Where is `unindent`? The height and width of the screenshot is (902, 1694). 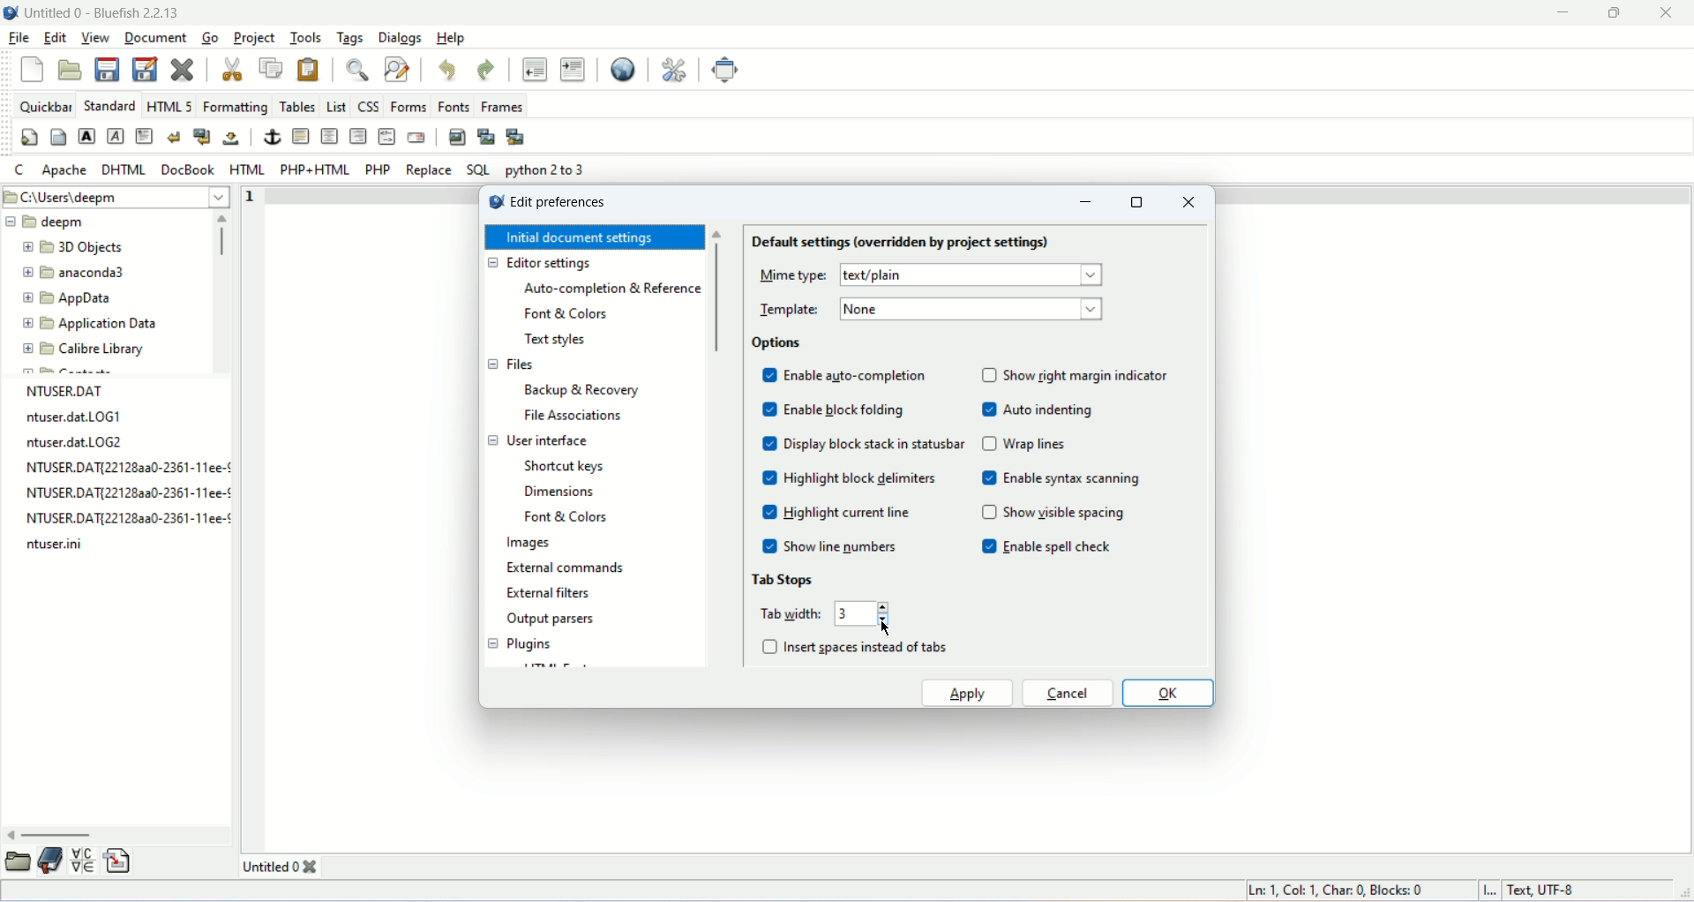 unindent is located at coordinates (534, 68).